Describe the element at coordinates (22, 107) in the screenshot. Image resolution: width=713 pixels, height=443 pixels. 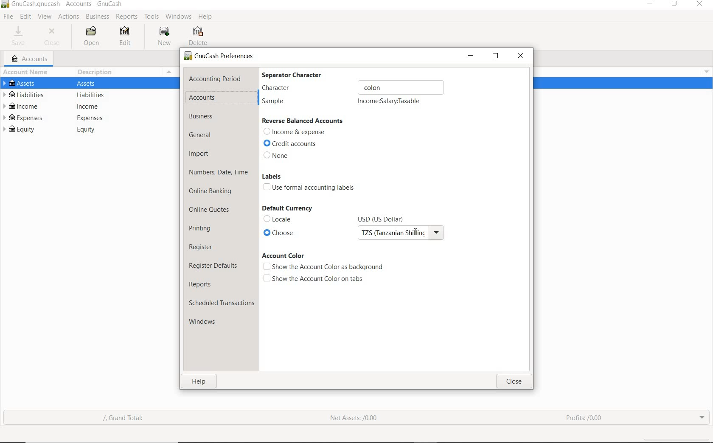
I see `INCOME` at that location.